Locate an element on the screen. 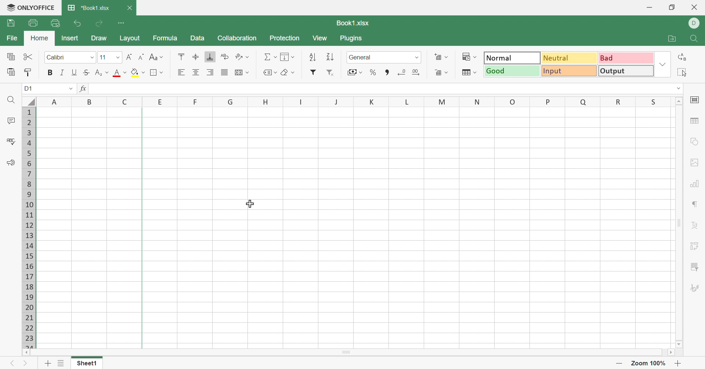  Drop Down is located at coordinates (70, 88).